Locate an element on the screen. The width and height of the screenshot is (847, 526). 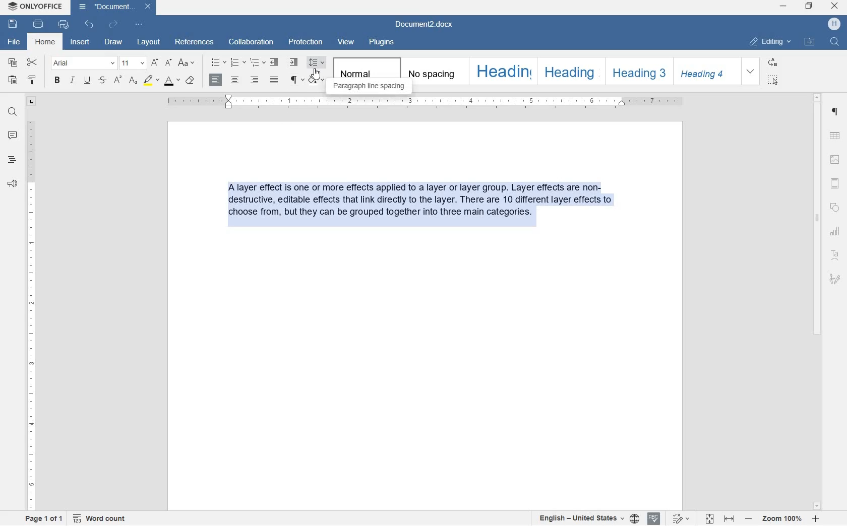
shading  is located at coordinates (316, 80).